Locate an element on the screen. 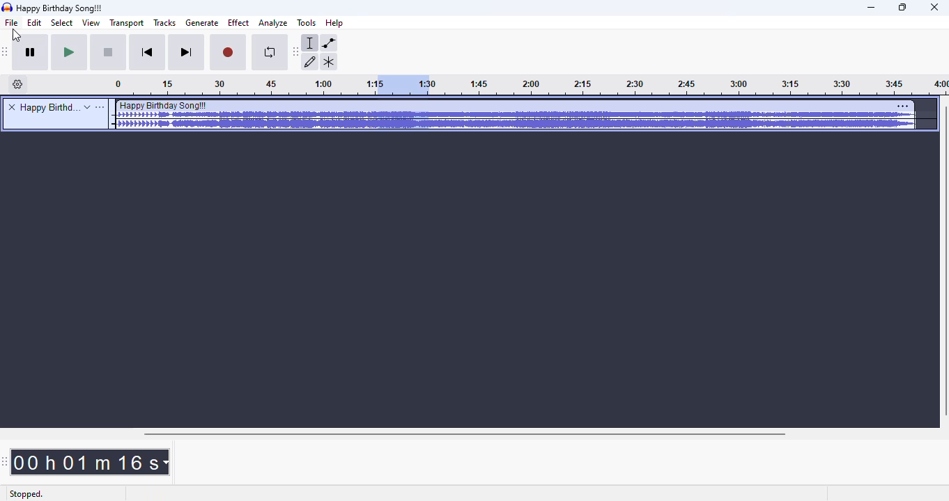 This screenshot has width=949, height=501. skip to start is located at coordinates (149, 53).